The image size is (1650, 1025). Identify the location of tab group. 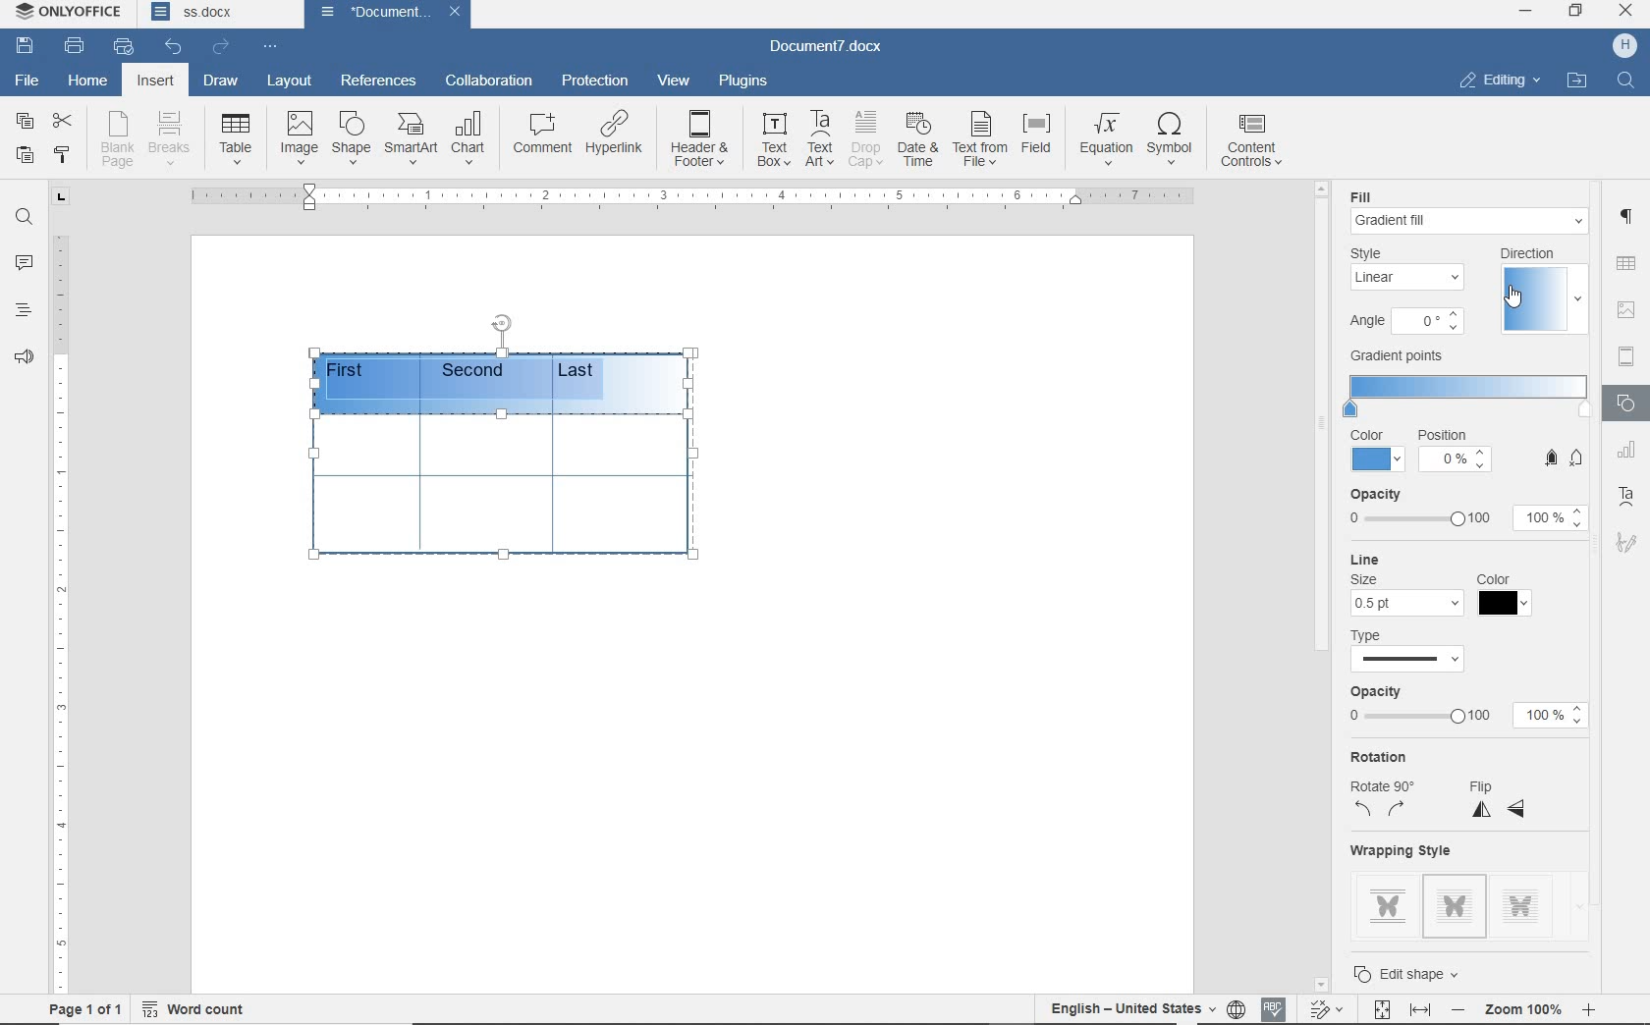
(58, 197).